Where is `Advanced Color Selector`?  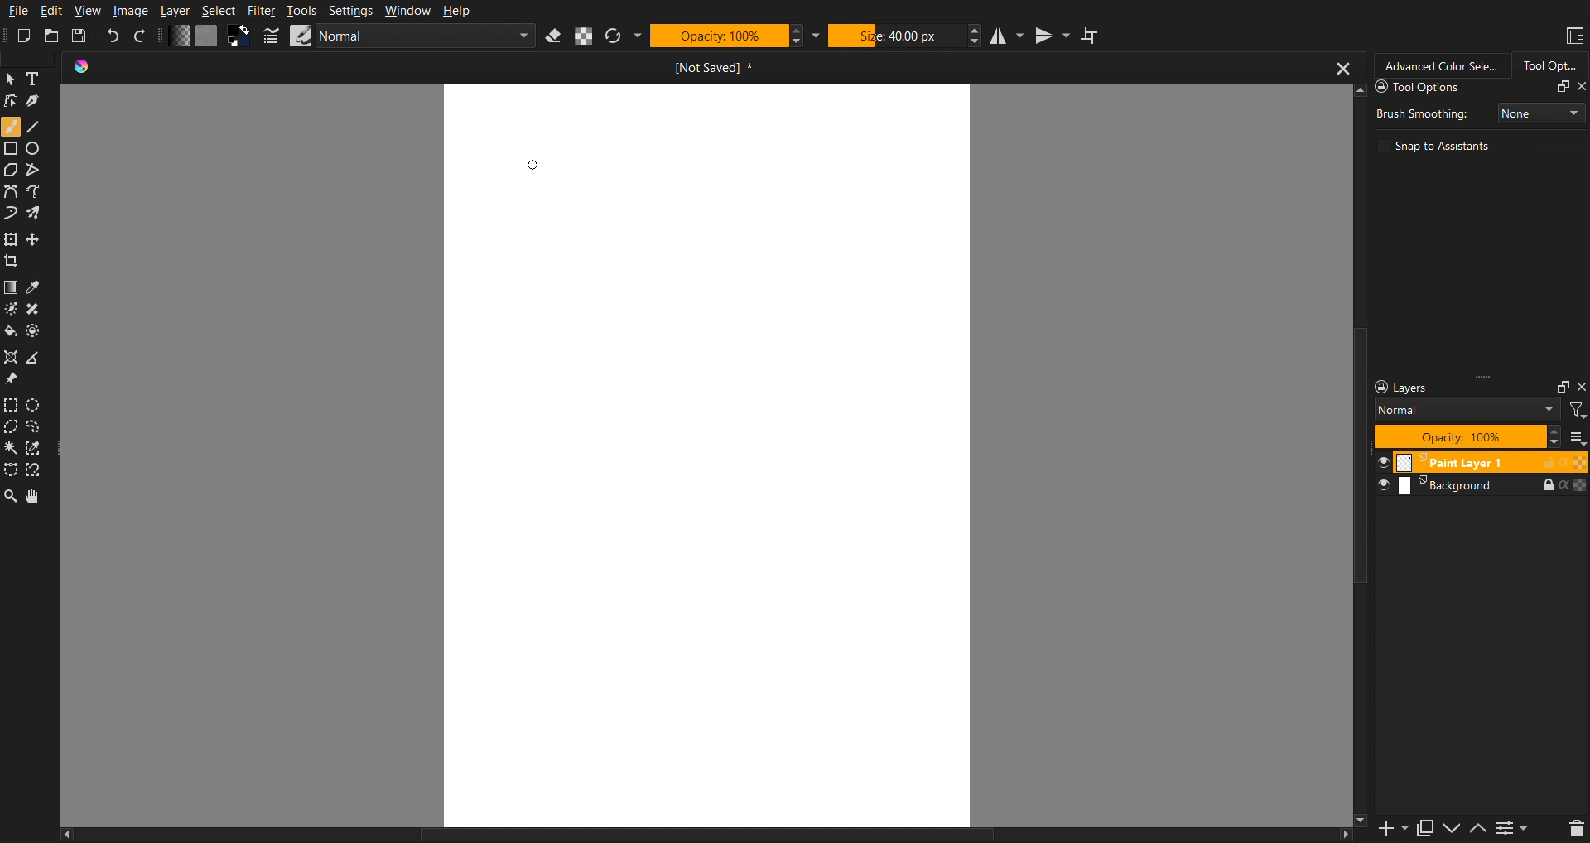 Advanced Color Selector is located at coordinates (1440, 65).